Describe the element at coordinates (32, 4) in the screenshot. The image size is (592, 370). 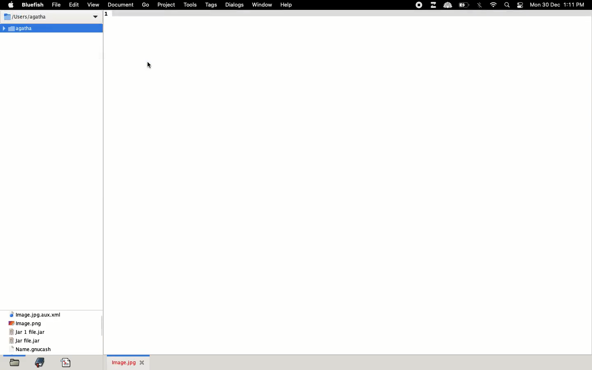
I see `bluefish` at that location.